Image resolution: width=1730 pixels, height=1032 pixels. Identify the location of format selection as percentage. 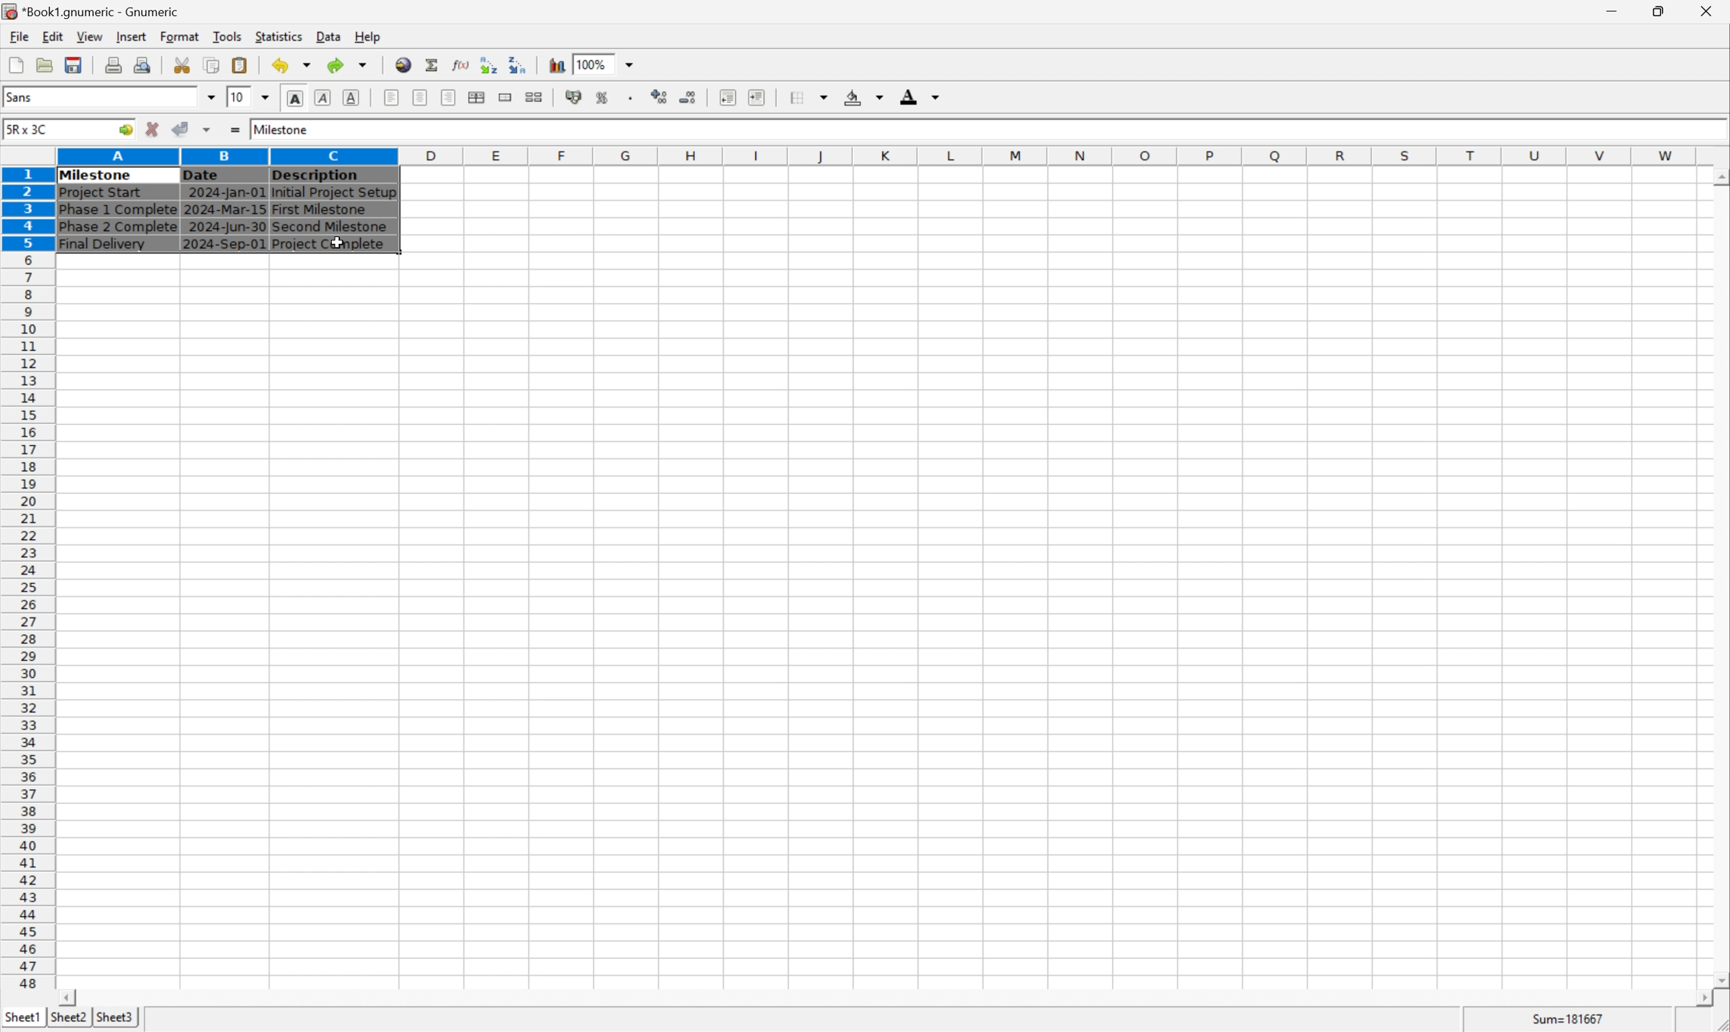
(604, 97).